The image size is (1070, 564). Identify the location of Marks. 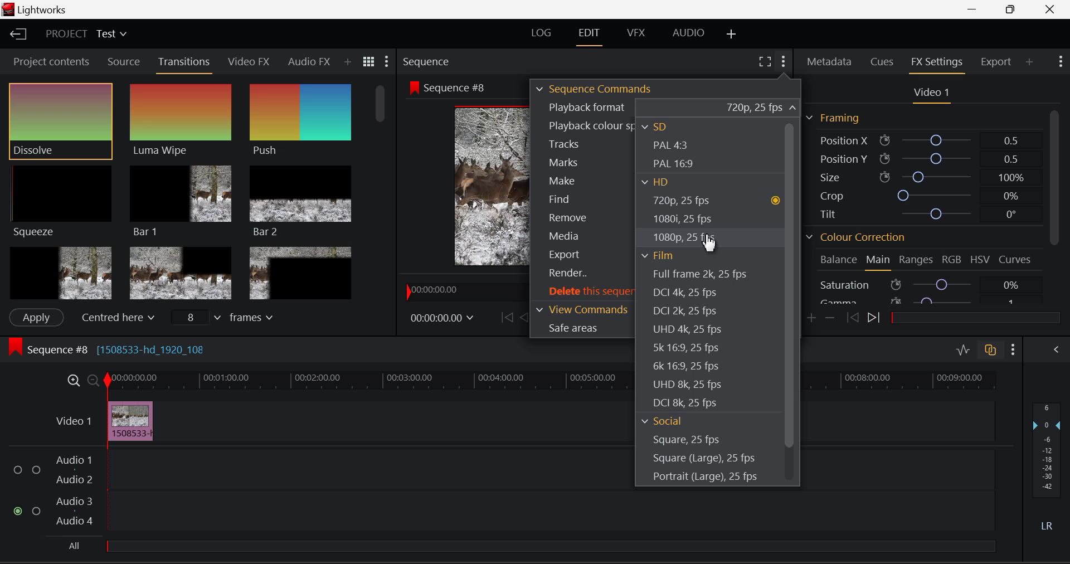
(580, 162).